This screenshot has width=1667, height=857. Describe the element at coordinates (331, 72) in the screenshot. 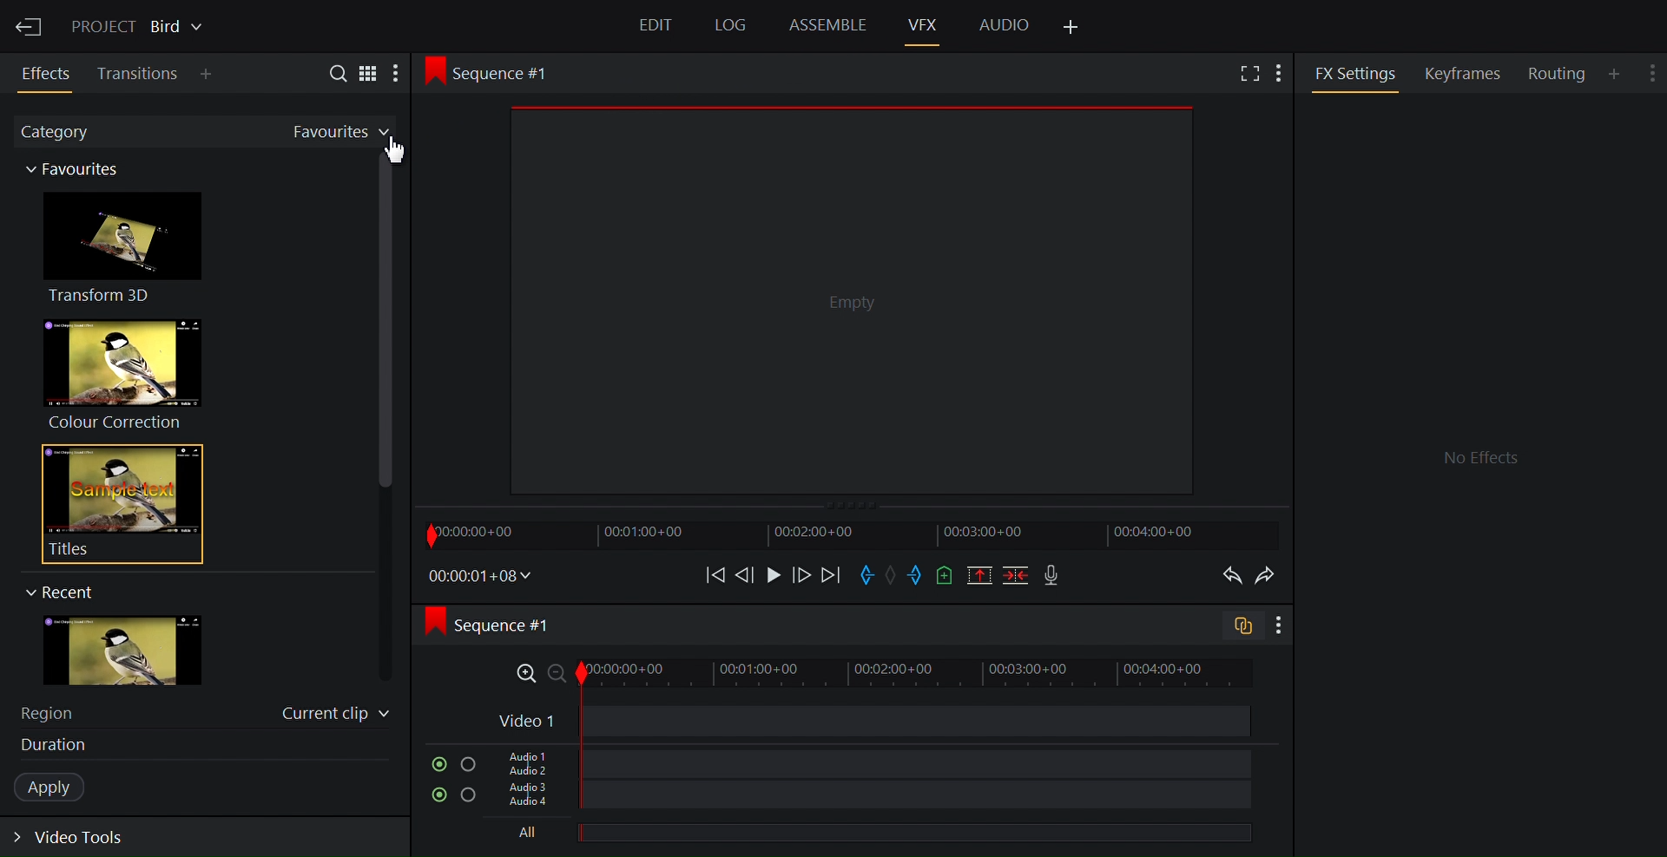

I see `Search` at that location.